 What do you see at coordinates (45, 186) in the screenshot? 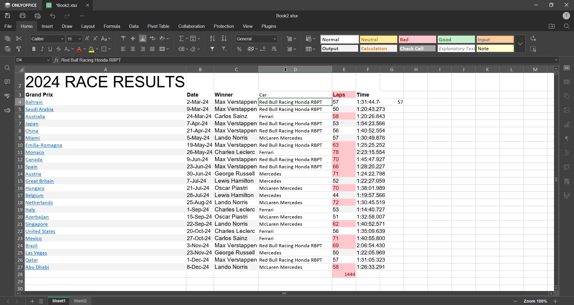
I see `Country` at bounding box center [45, 186].